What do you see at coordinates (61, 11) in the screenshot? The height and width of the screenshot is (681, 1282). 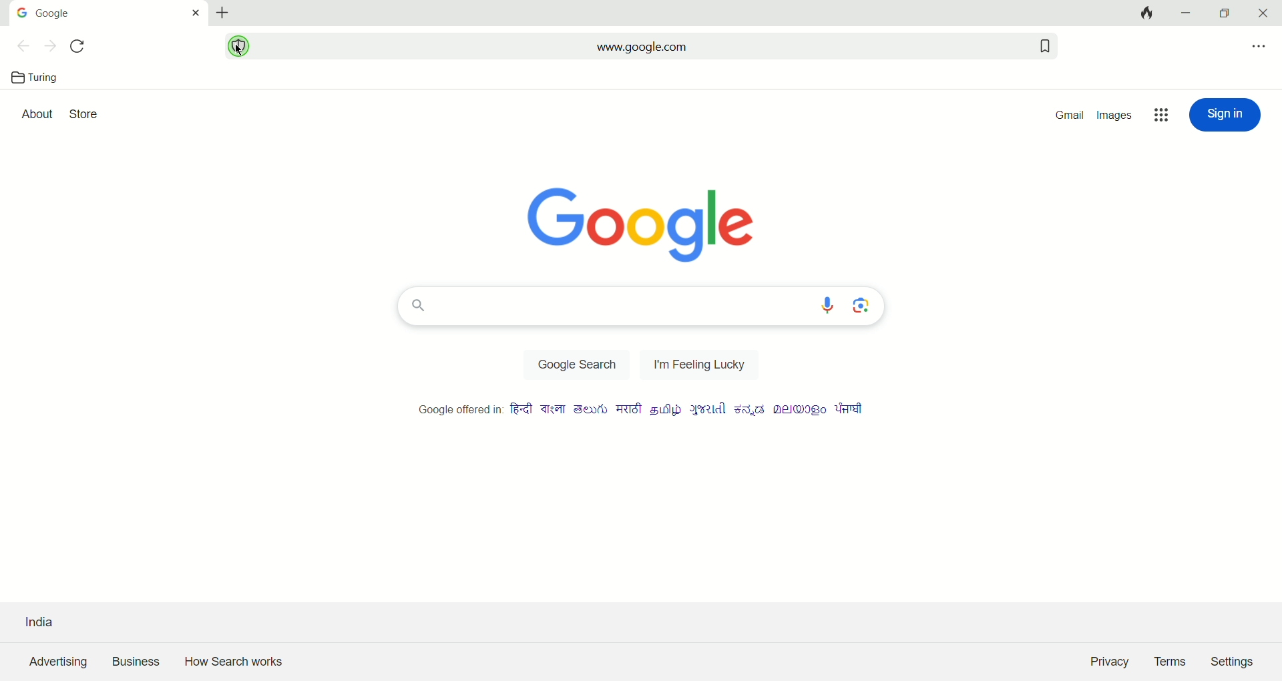 I see `google` at bounding box center [61, 11].